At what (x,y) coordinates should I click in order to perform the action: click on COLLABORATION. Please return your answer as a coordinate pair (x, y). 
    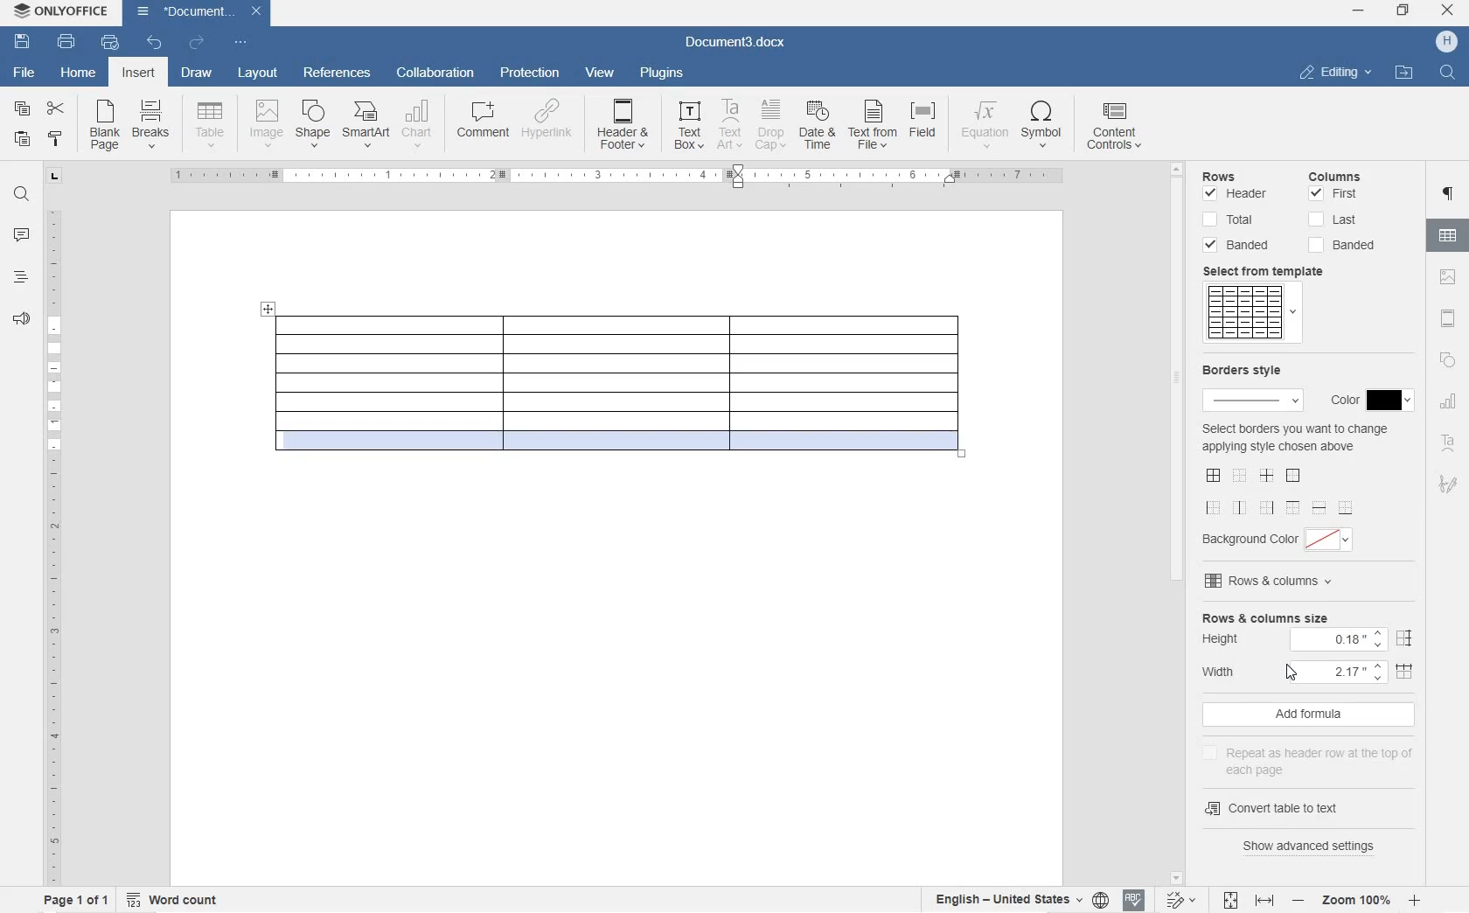
    Looking at the image, I should click on (436, 73).